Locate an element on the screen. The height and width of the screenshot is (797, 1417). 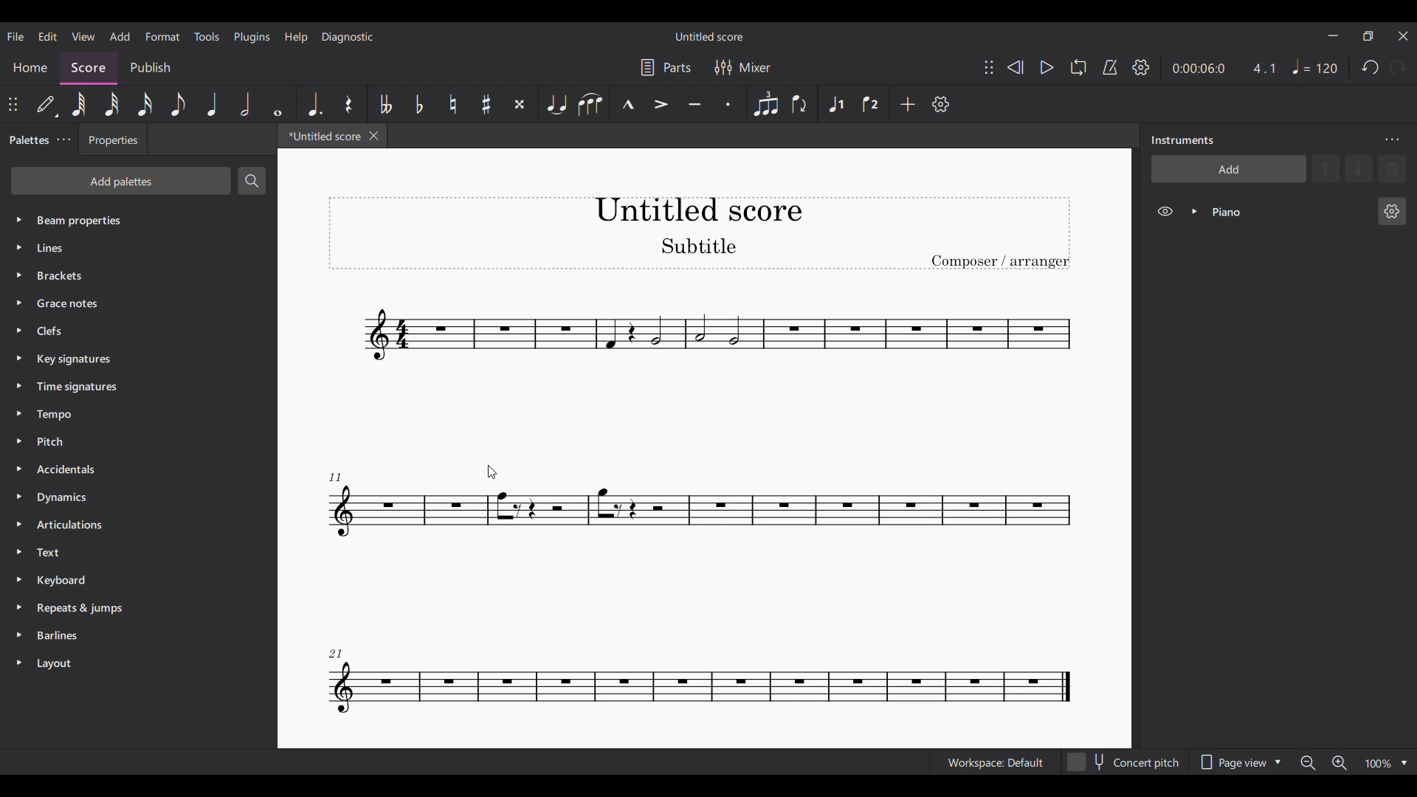
Manage parts is located at coordinates (666, 67).